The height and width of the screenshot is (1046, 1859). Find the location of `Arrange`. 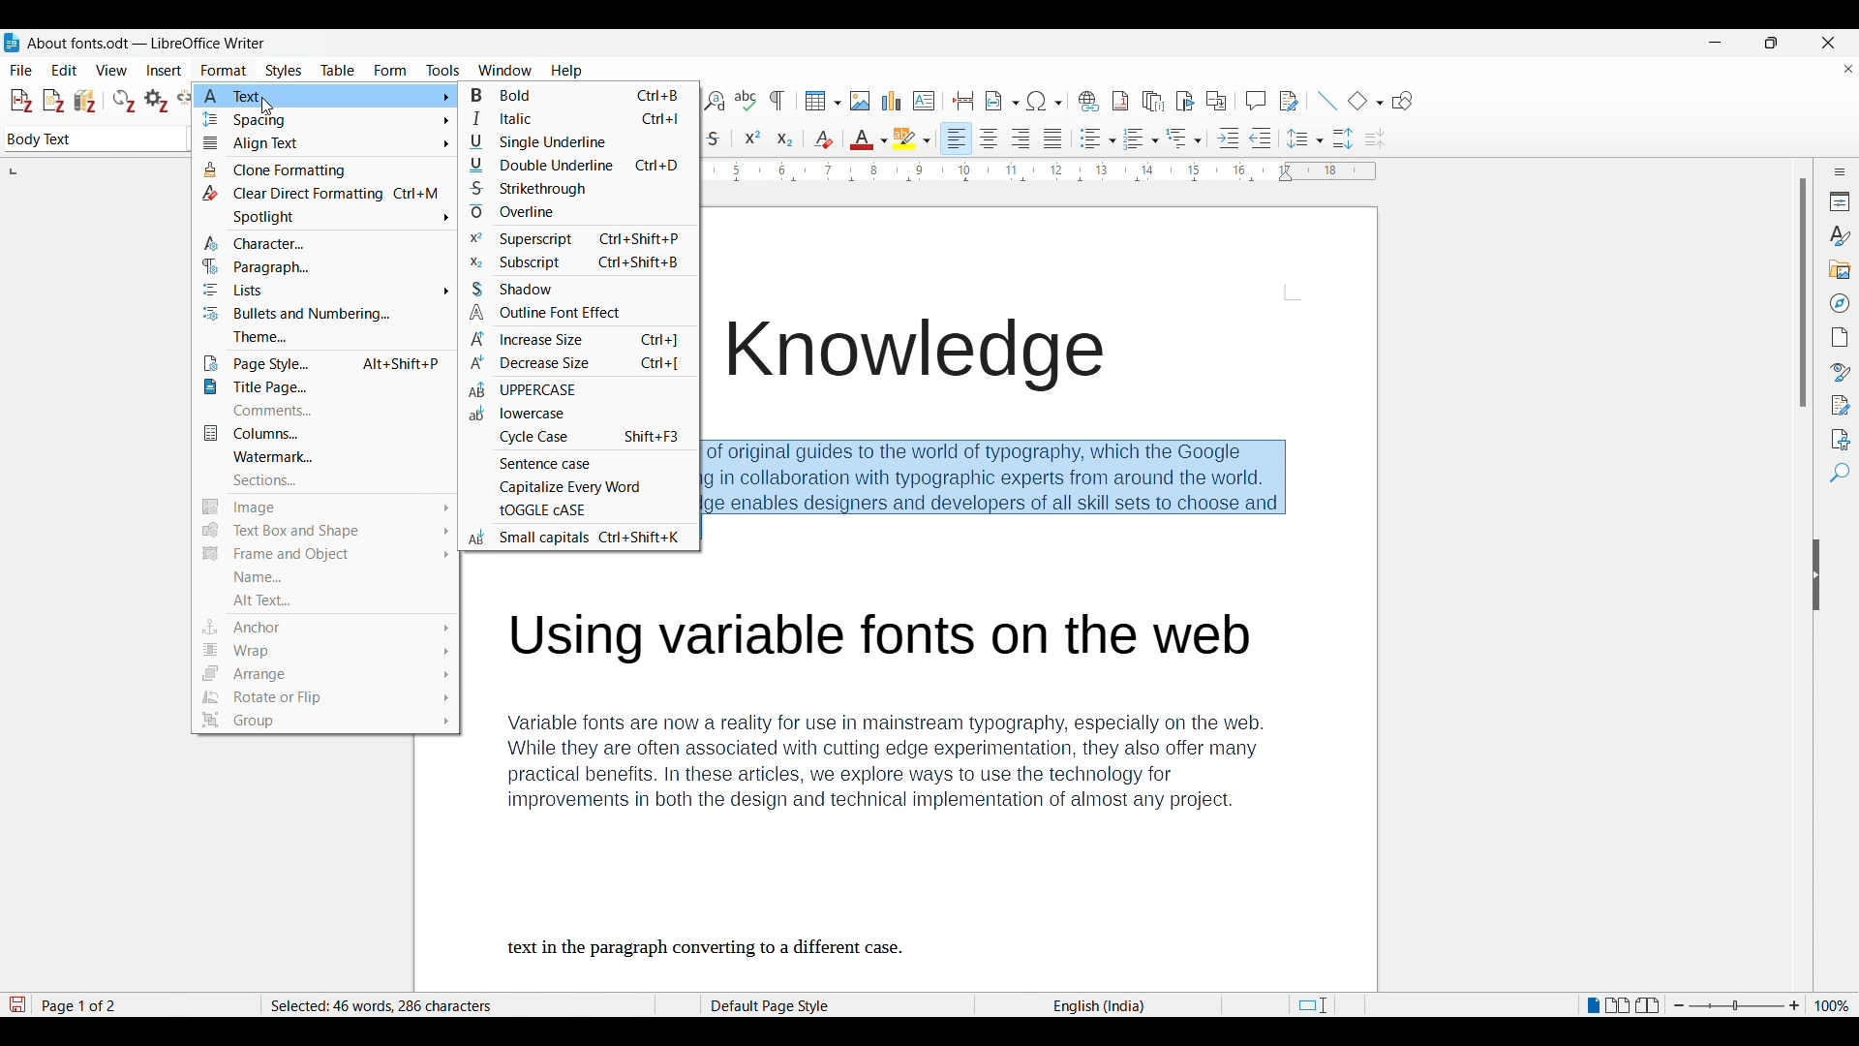

Arrange is located at coordinates (325, 677).